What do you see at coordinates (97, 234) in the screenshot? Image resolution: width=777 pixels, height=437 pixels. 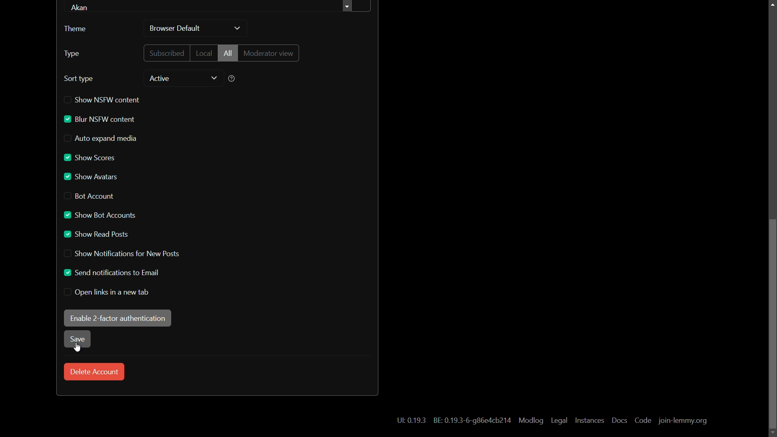 I see `show read posts` at bounding box center [97, 234].